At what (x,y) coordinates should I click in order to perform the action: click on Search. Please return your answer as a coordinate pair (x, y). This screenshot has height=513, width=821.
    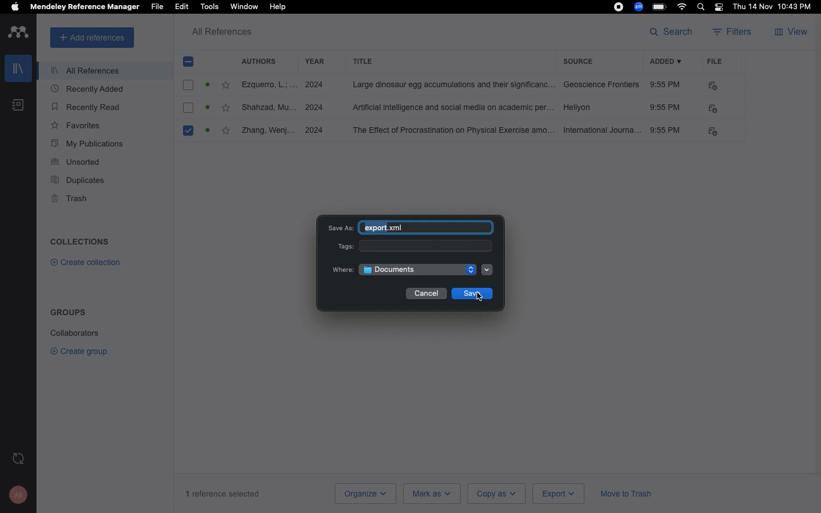
    Looking at the image, I should click on (673, 31).